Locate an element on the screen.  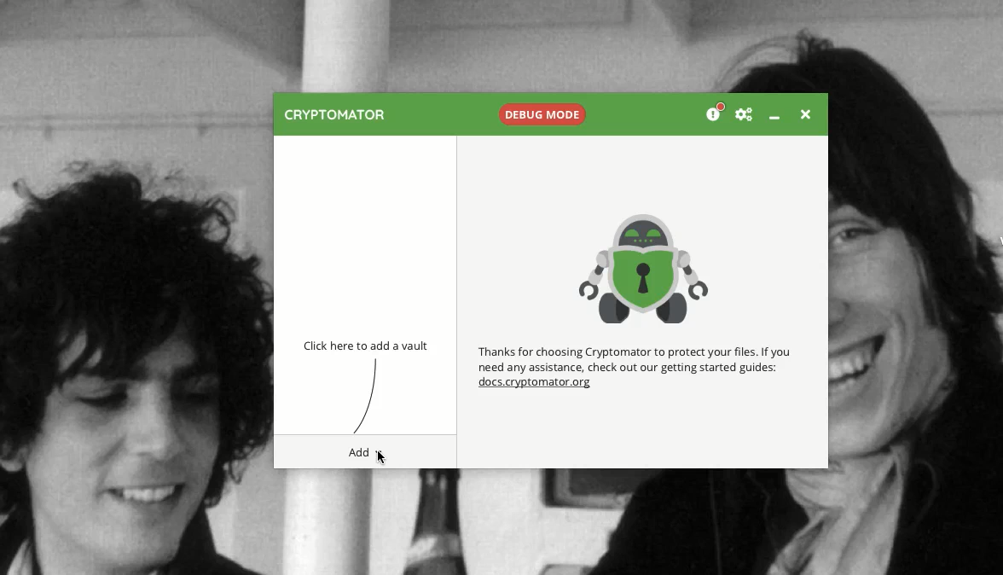
Close is located at coordinates (805, 116).